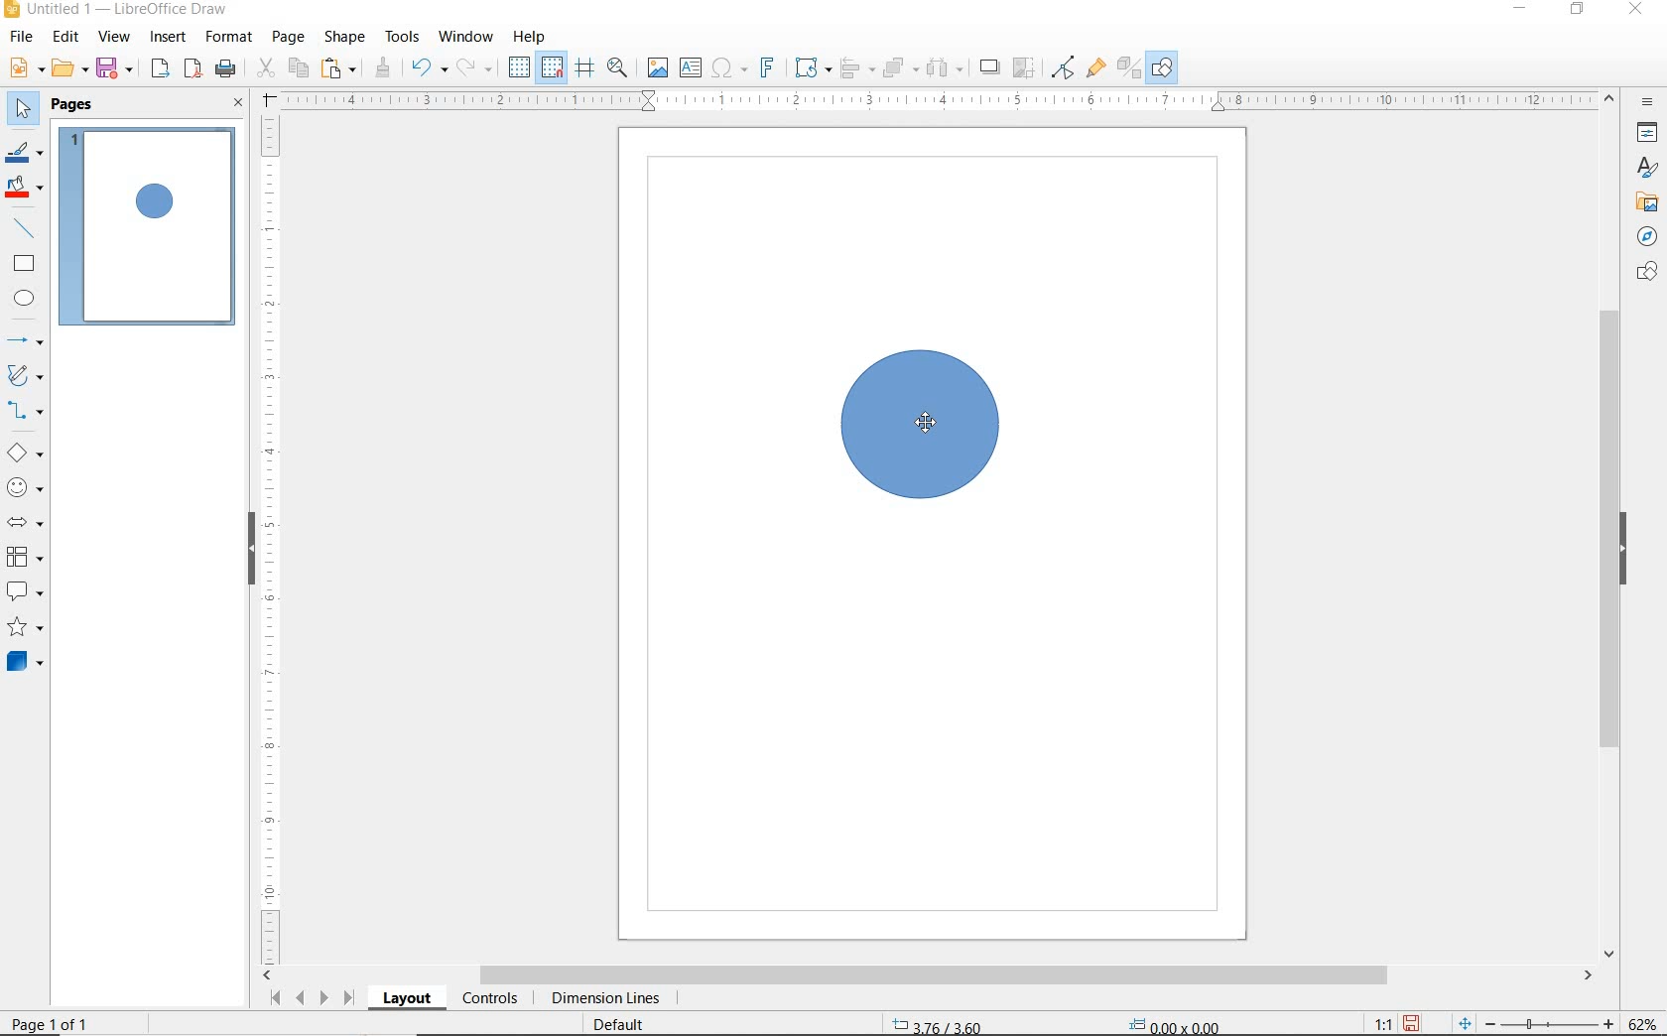 Image resolution: width=1667 pixels, height=1036 pixels. What do you see at coordinates (267, 97) in the screenshot?
I see `Adjust margins` at bounding box center [267, 97].